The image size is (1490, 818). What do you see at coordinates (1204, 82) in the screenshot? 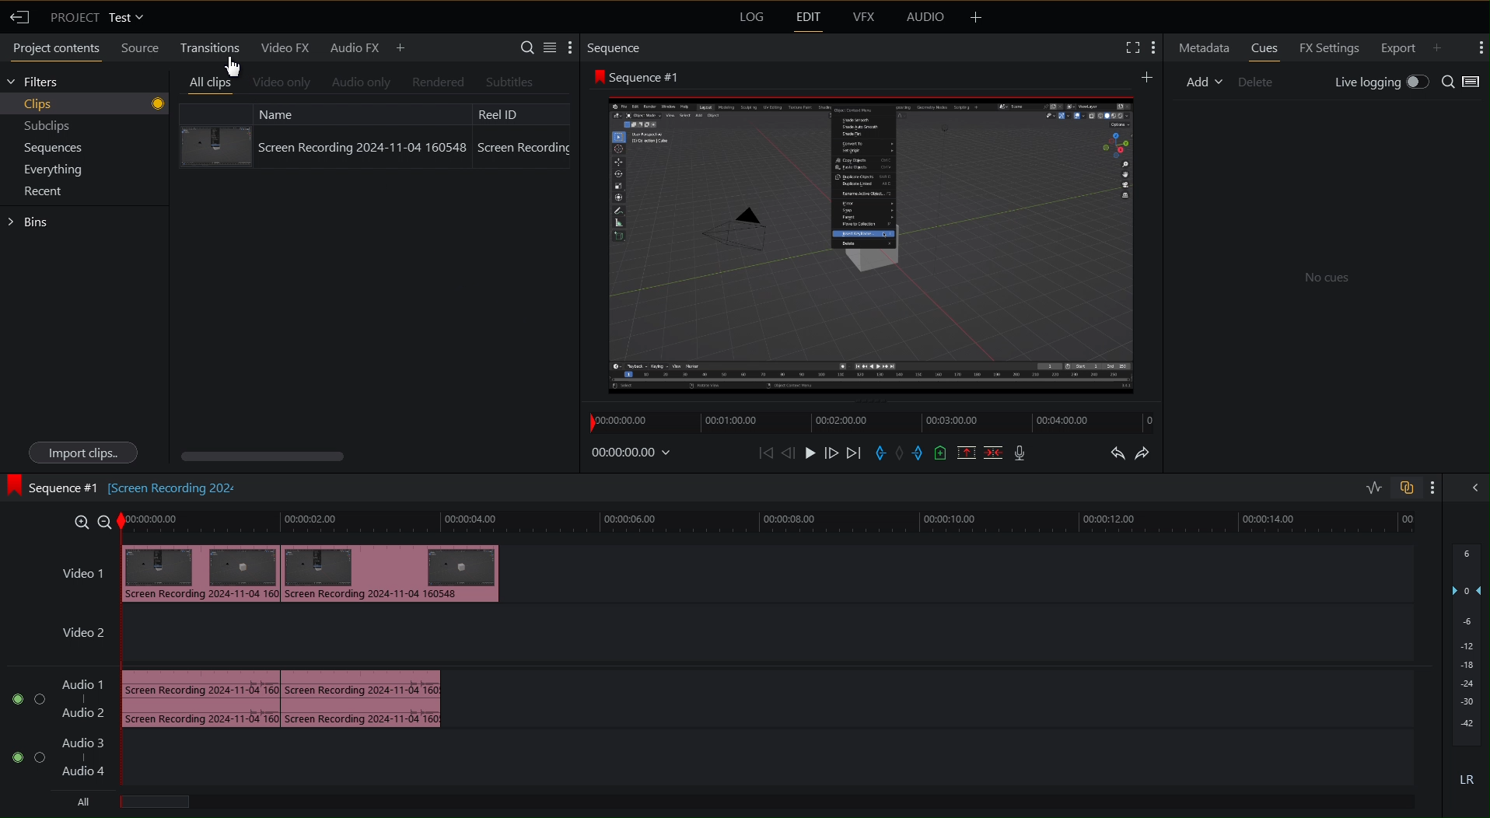
I see `Add` at bounding box center [1204, 82].